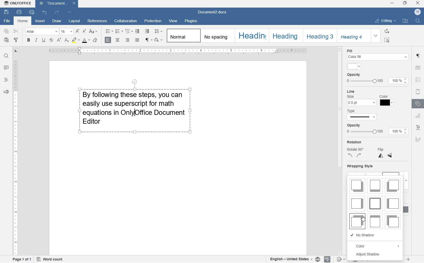 The image size is (424, 263). What do you see at coordinates (15, 51) in the screenshot?
I see `tab` at bounding box center [15, 51].